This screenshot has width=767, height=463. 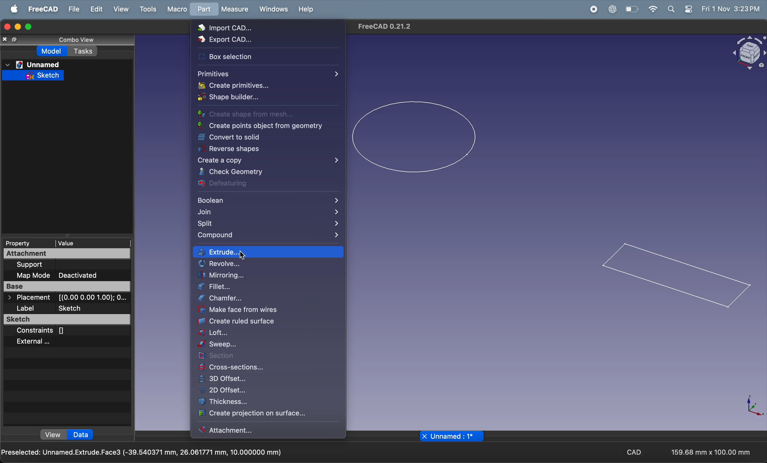 I want to click on Primitives, so click(x=268, y=73).